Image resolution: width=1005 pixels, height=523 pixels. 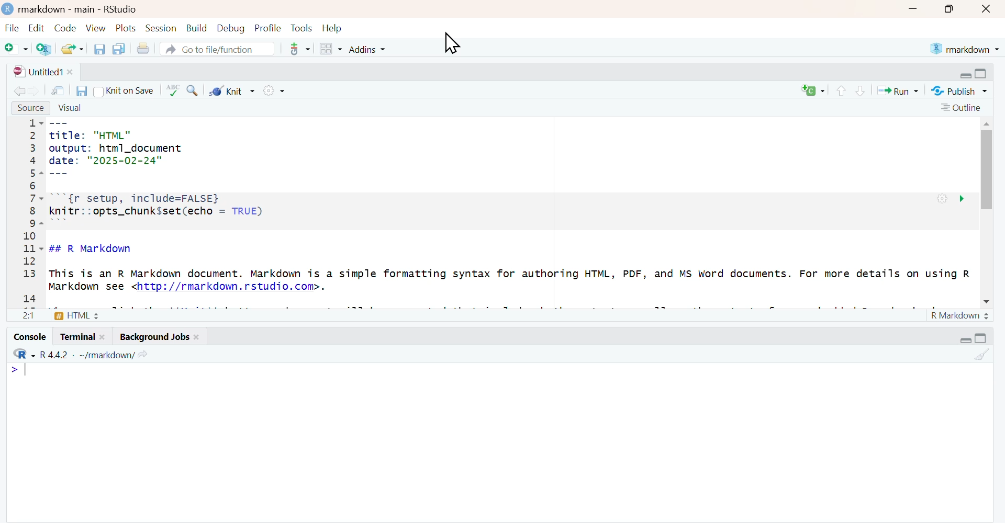 I want to click on publish, so click(x=959, y=90).